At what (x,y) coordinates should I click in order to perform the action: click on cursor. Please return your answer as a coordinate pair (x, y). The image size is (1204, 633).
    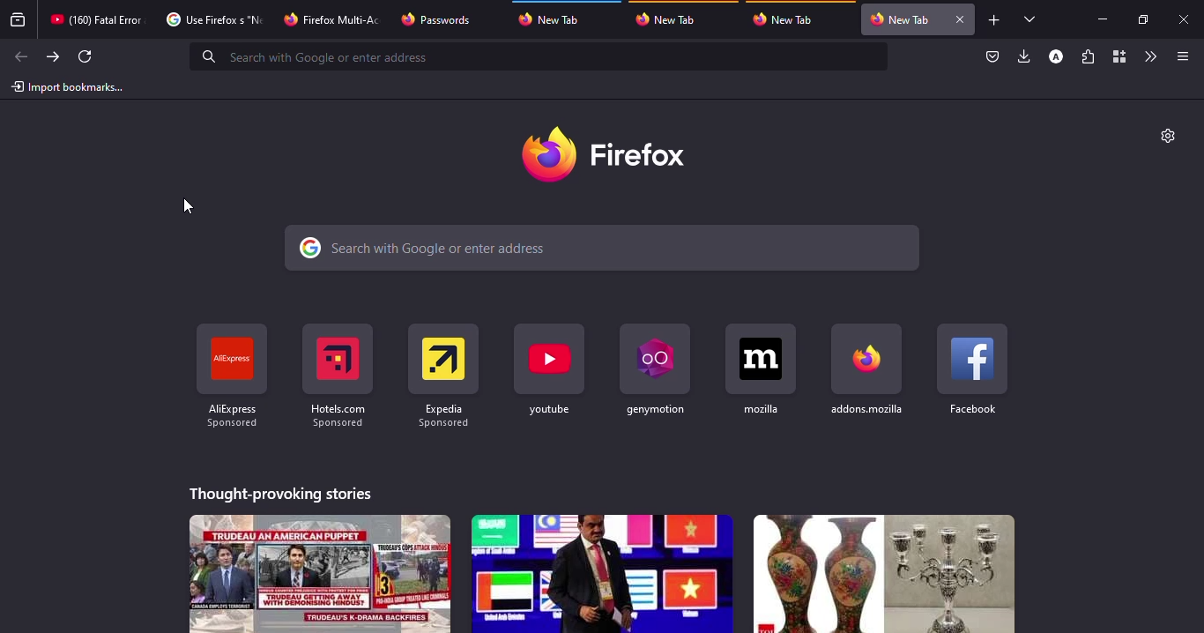
    Looking at the image, I should click on (189, 205).